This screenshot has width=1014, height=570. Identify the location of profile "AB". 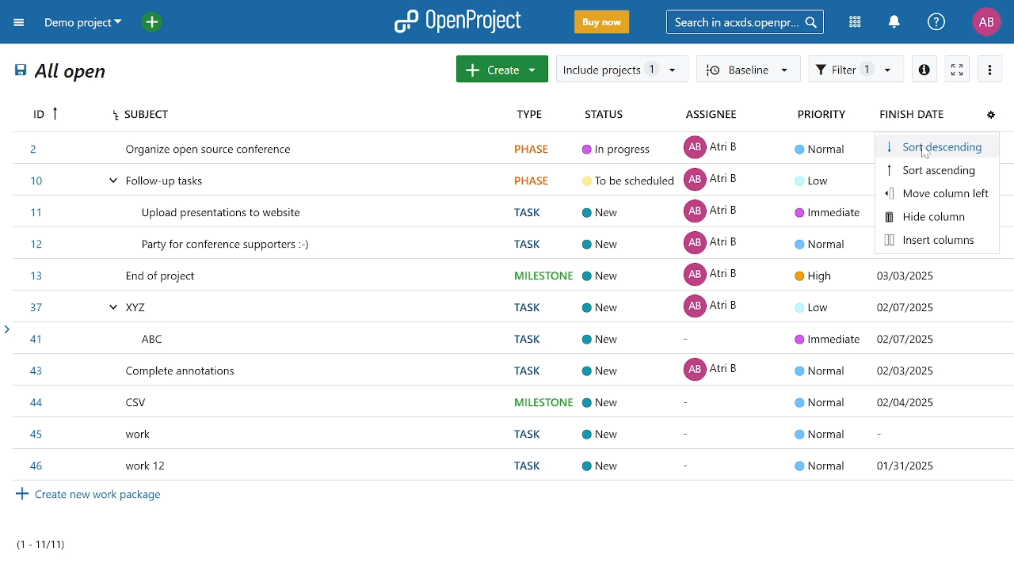
(987, 22).